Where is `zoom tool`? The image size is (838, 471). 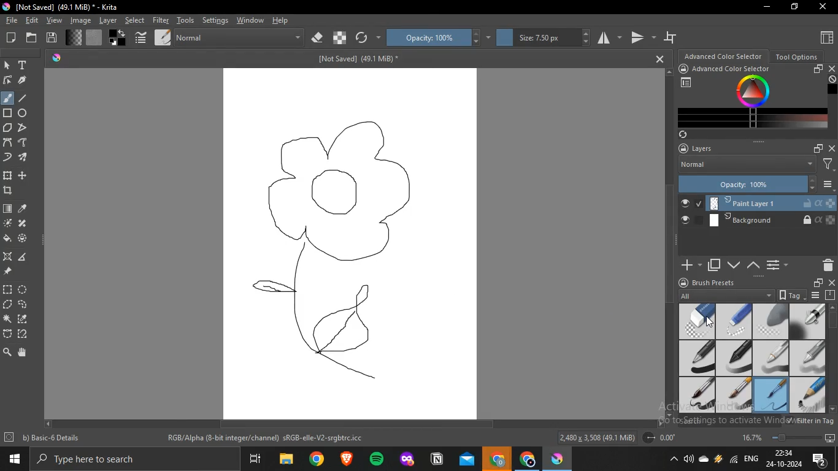
zoom tool is located at coordinates (7, 351).